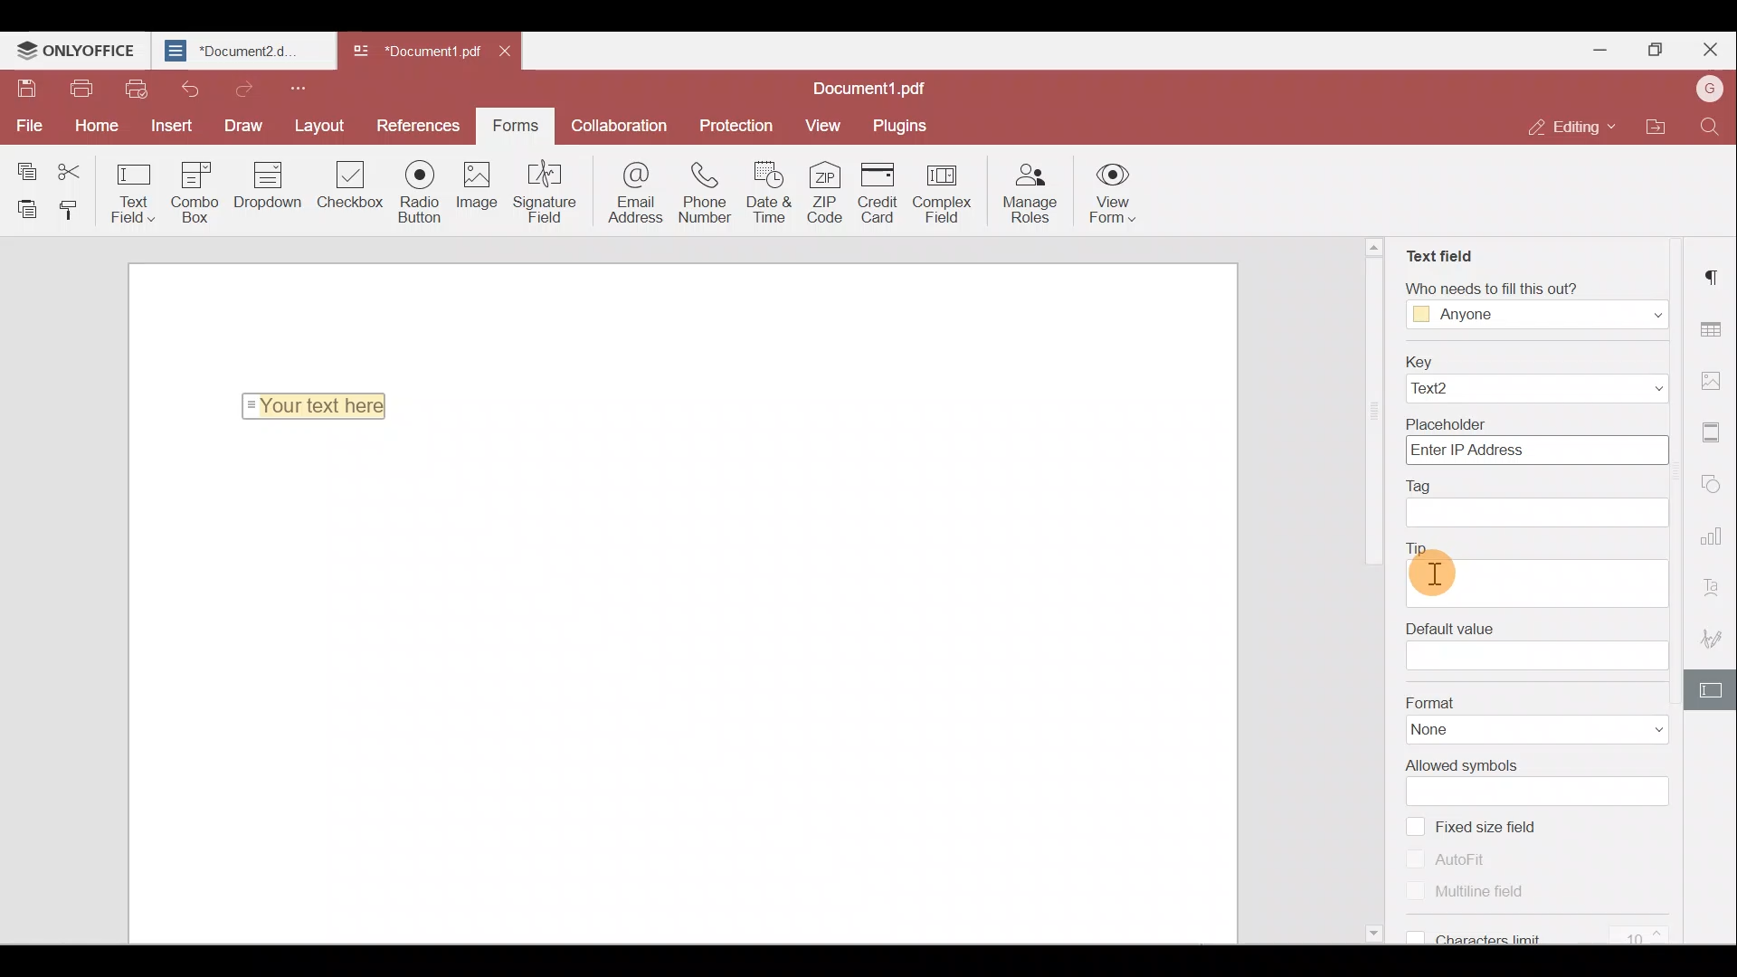 The width and height of the screenshot is (1737, 977). Describe the element at coordinates (1539, 657) in the screenshot. I see `Default value field` at that location.